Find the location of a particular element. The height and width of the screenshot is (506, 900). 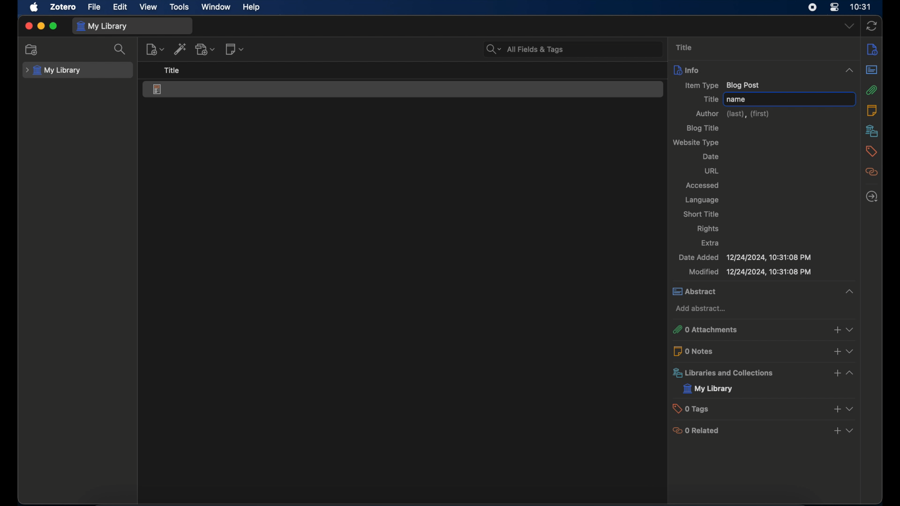

help is located at coordinates (251, 7).